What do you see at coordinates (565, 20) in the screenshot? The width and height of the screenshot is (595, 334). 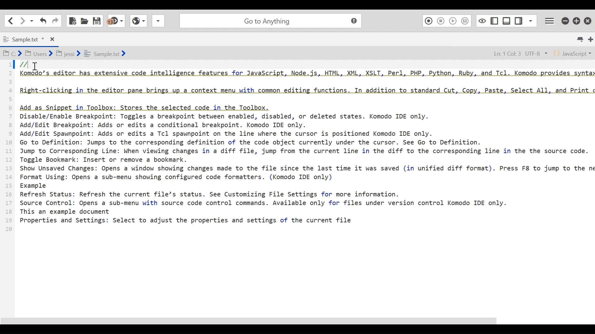 I see `minimize` at bounding box center [565, 20].